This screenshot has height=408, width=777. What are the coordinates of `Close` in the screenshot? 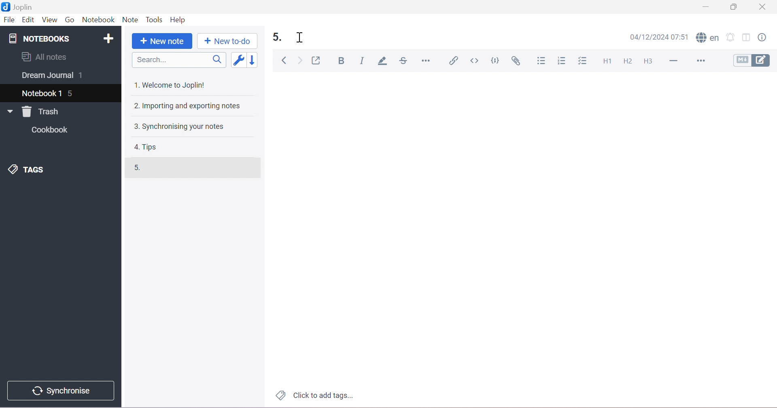 It's located at (764, 7).